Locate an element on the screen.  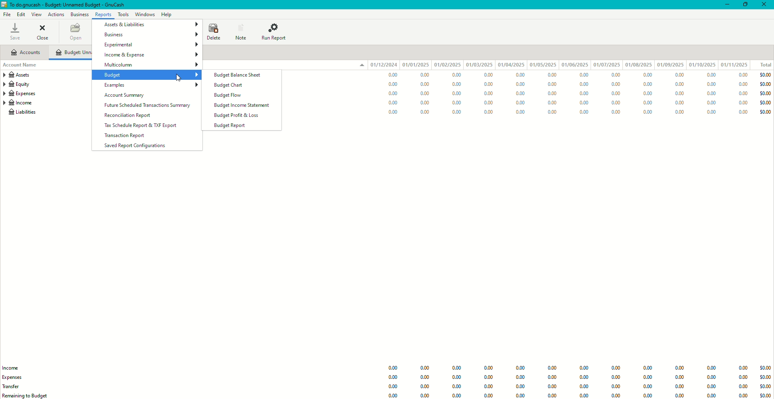
0.00 is located at coordinates (391, 75).